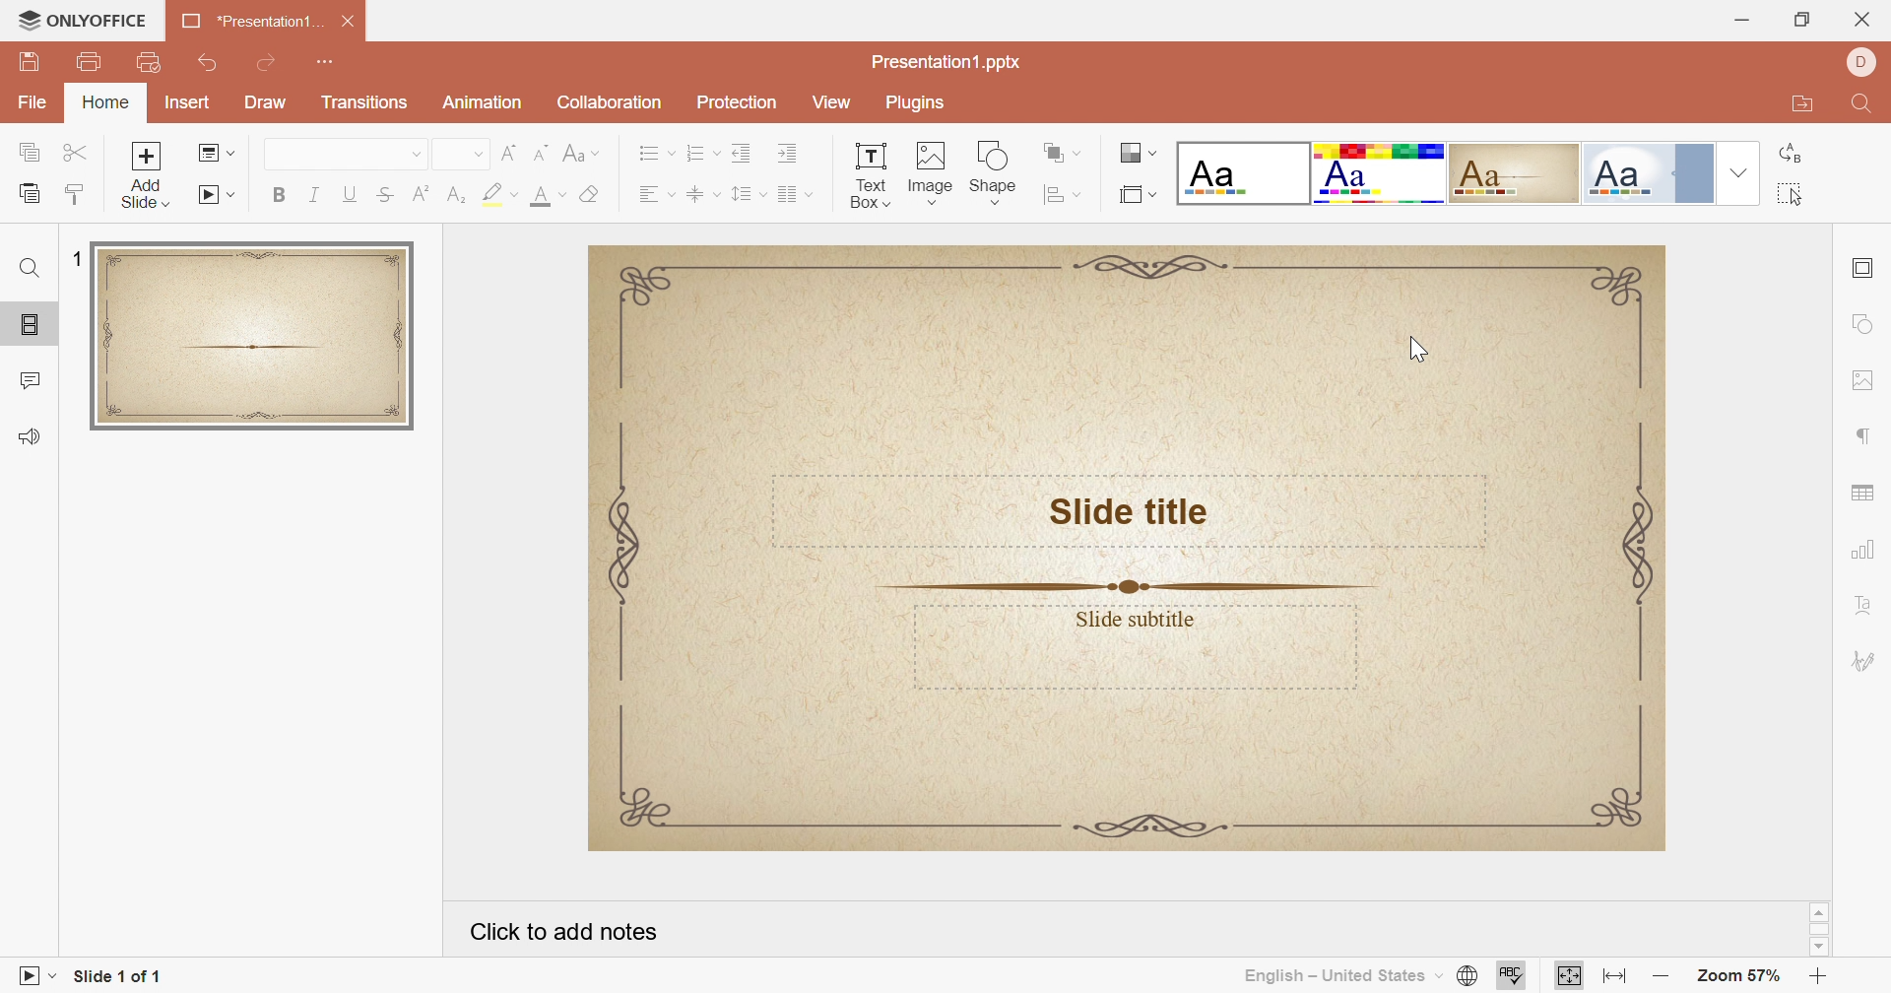 The image size is (1891, 993). What do you see at coordinates (30, 190) in the screenshot?
I see `Paste` at bounding box center [30, 190].